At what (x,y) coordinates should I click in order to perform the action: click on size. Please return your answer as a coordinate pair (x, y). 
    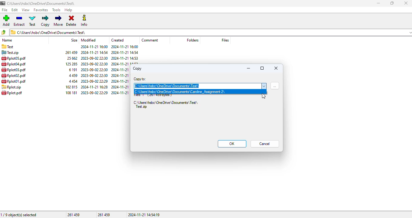
    Looking at the image, I should click on (70, 52).